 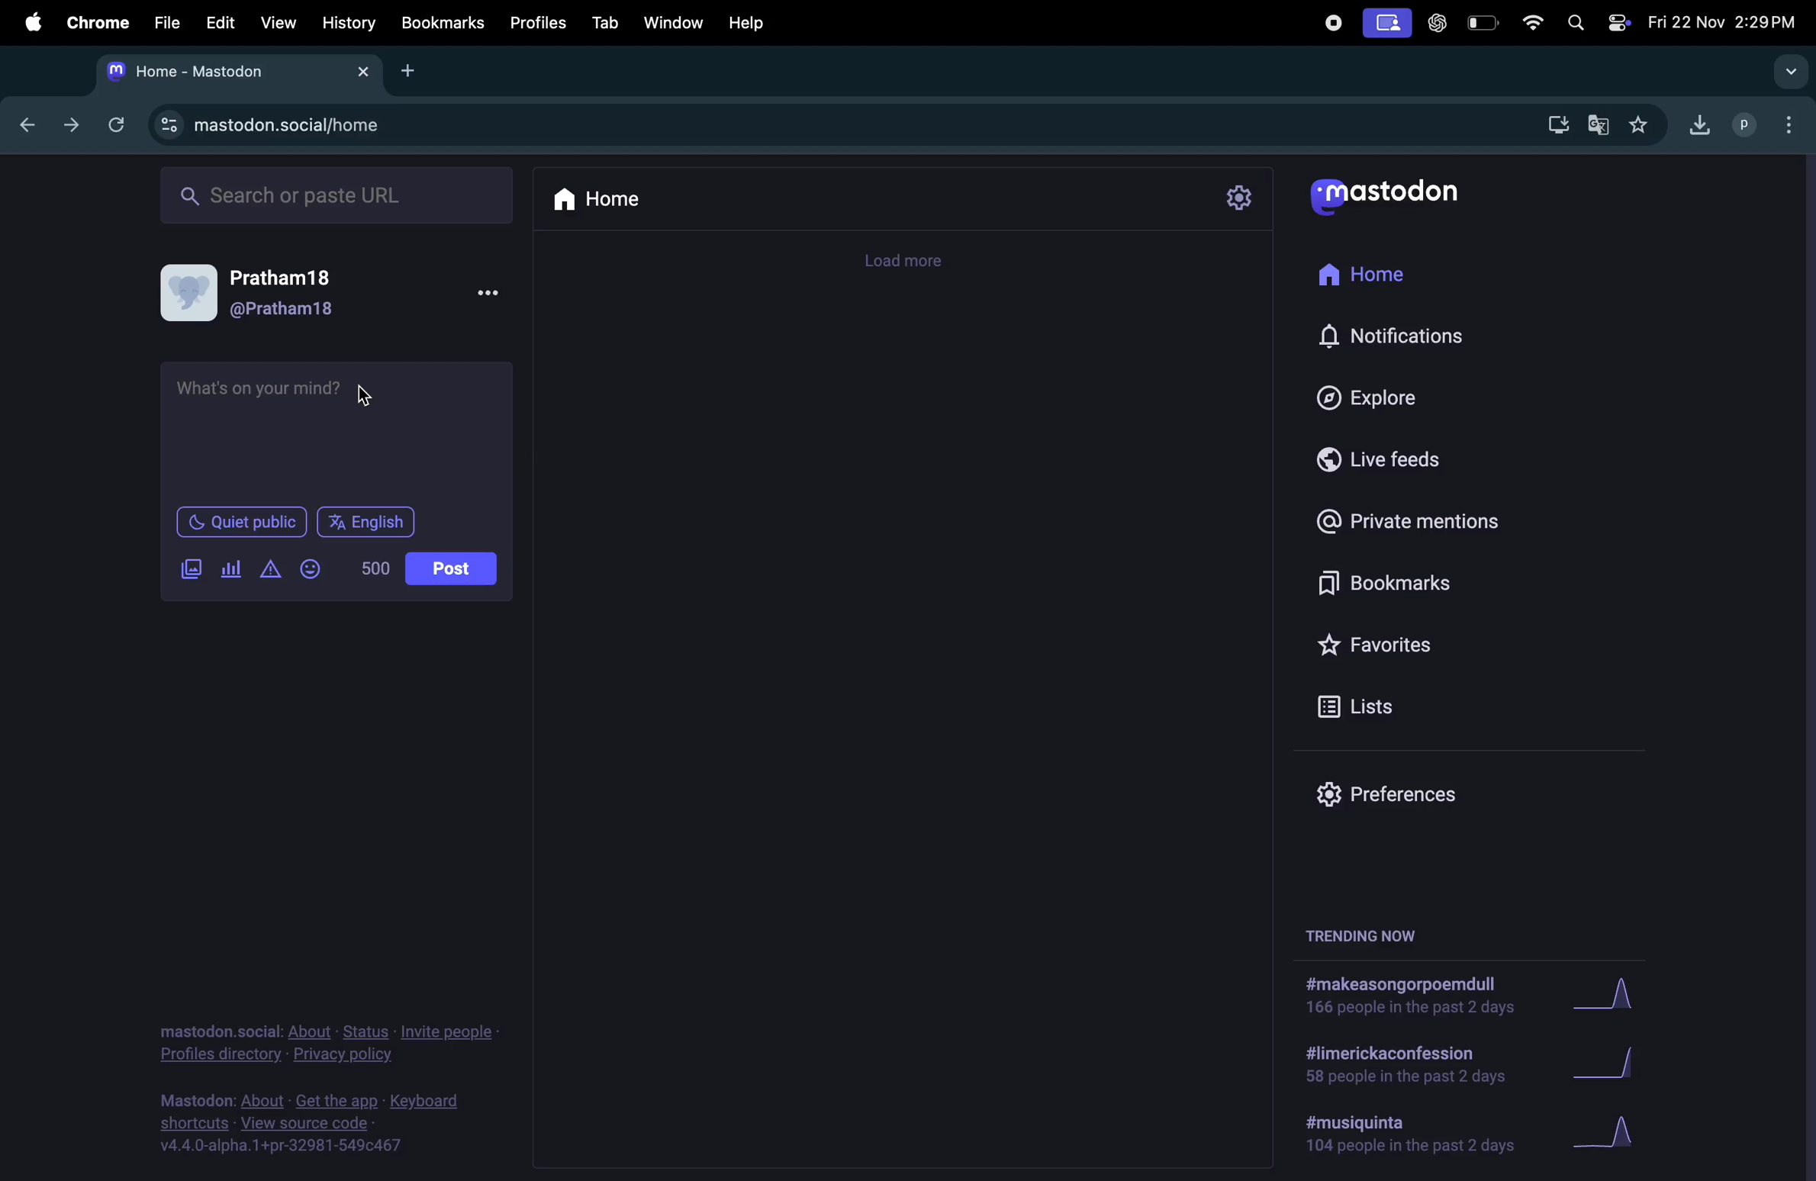 What do you see at coordinates (31, 23) in the screenshot?
I see `apple menu` at bounding box center [31, 23].